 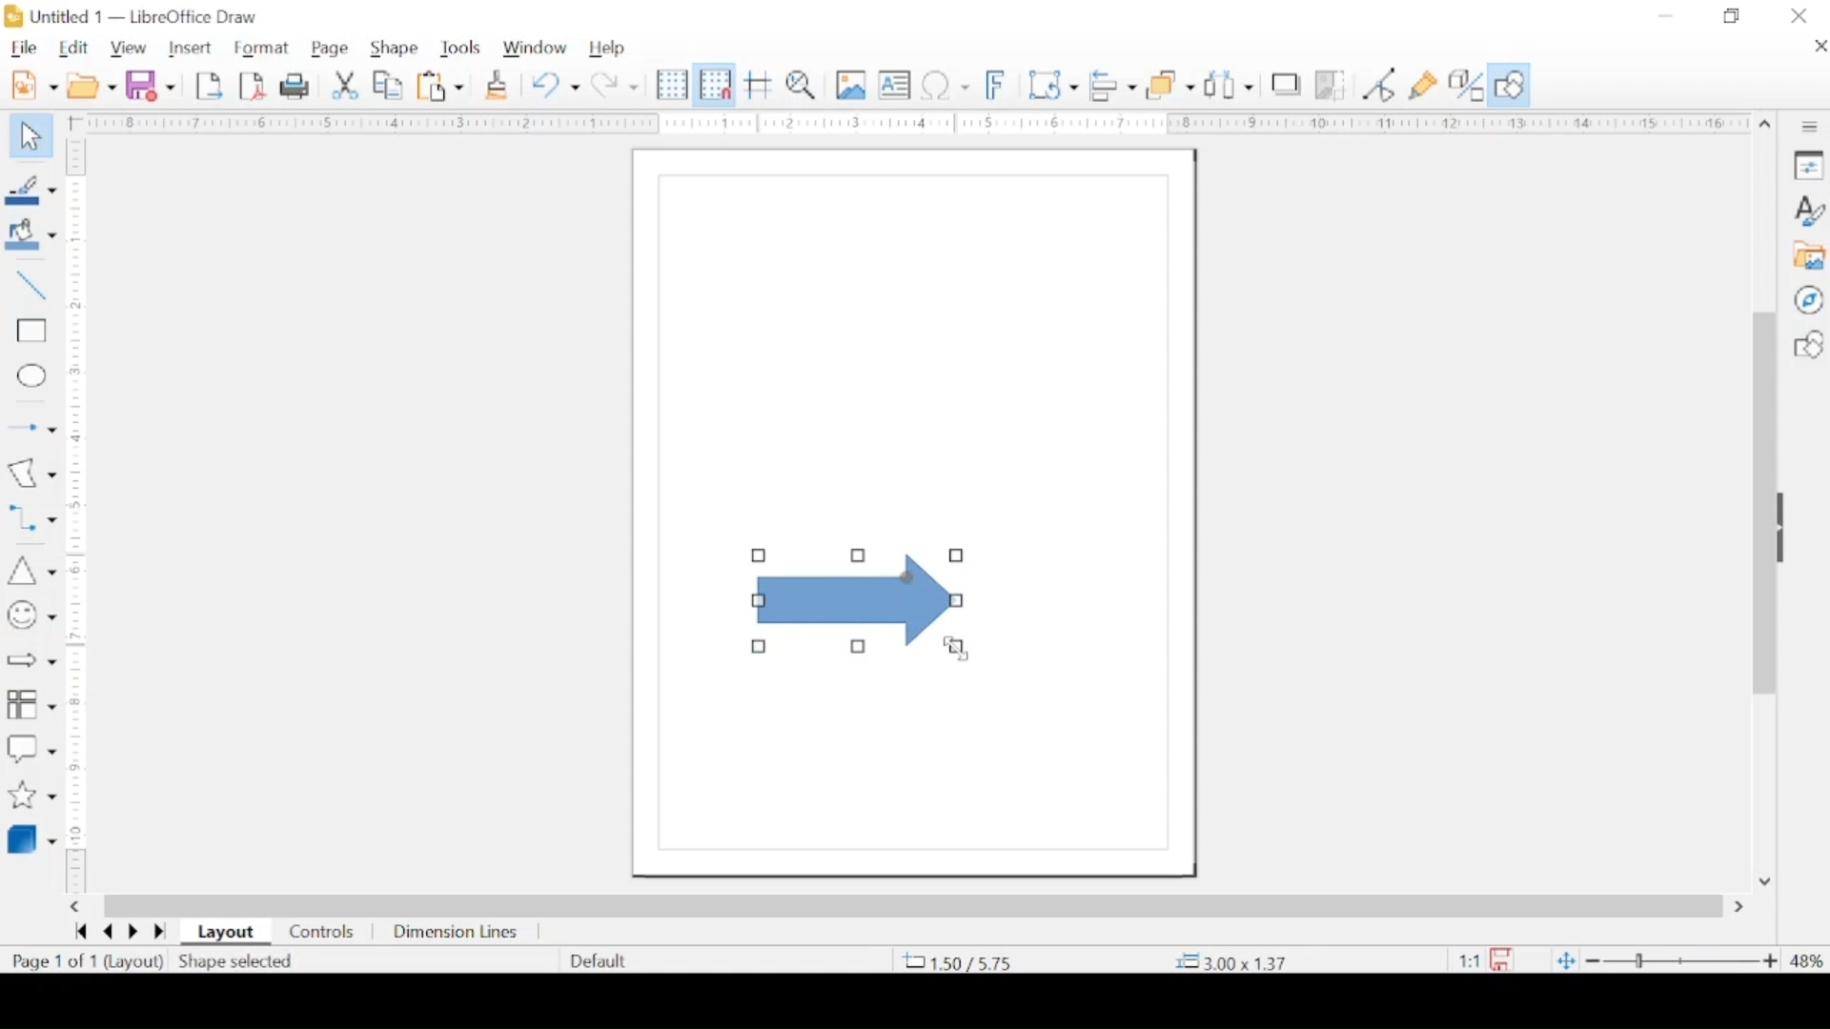 I want to click on 3d object, so click(x=33, y=838).